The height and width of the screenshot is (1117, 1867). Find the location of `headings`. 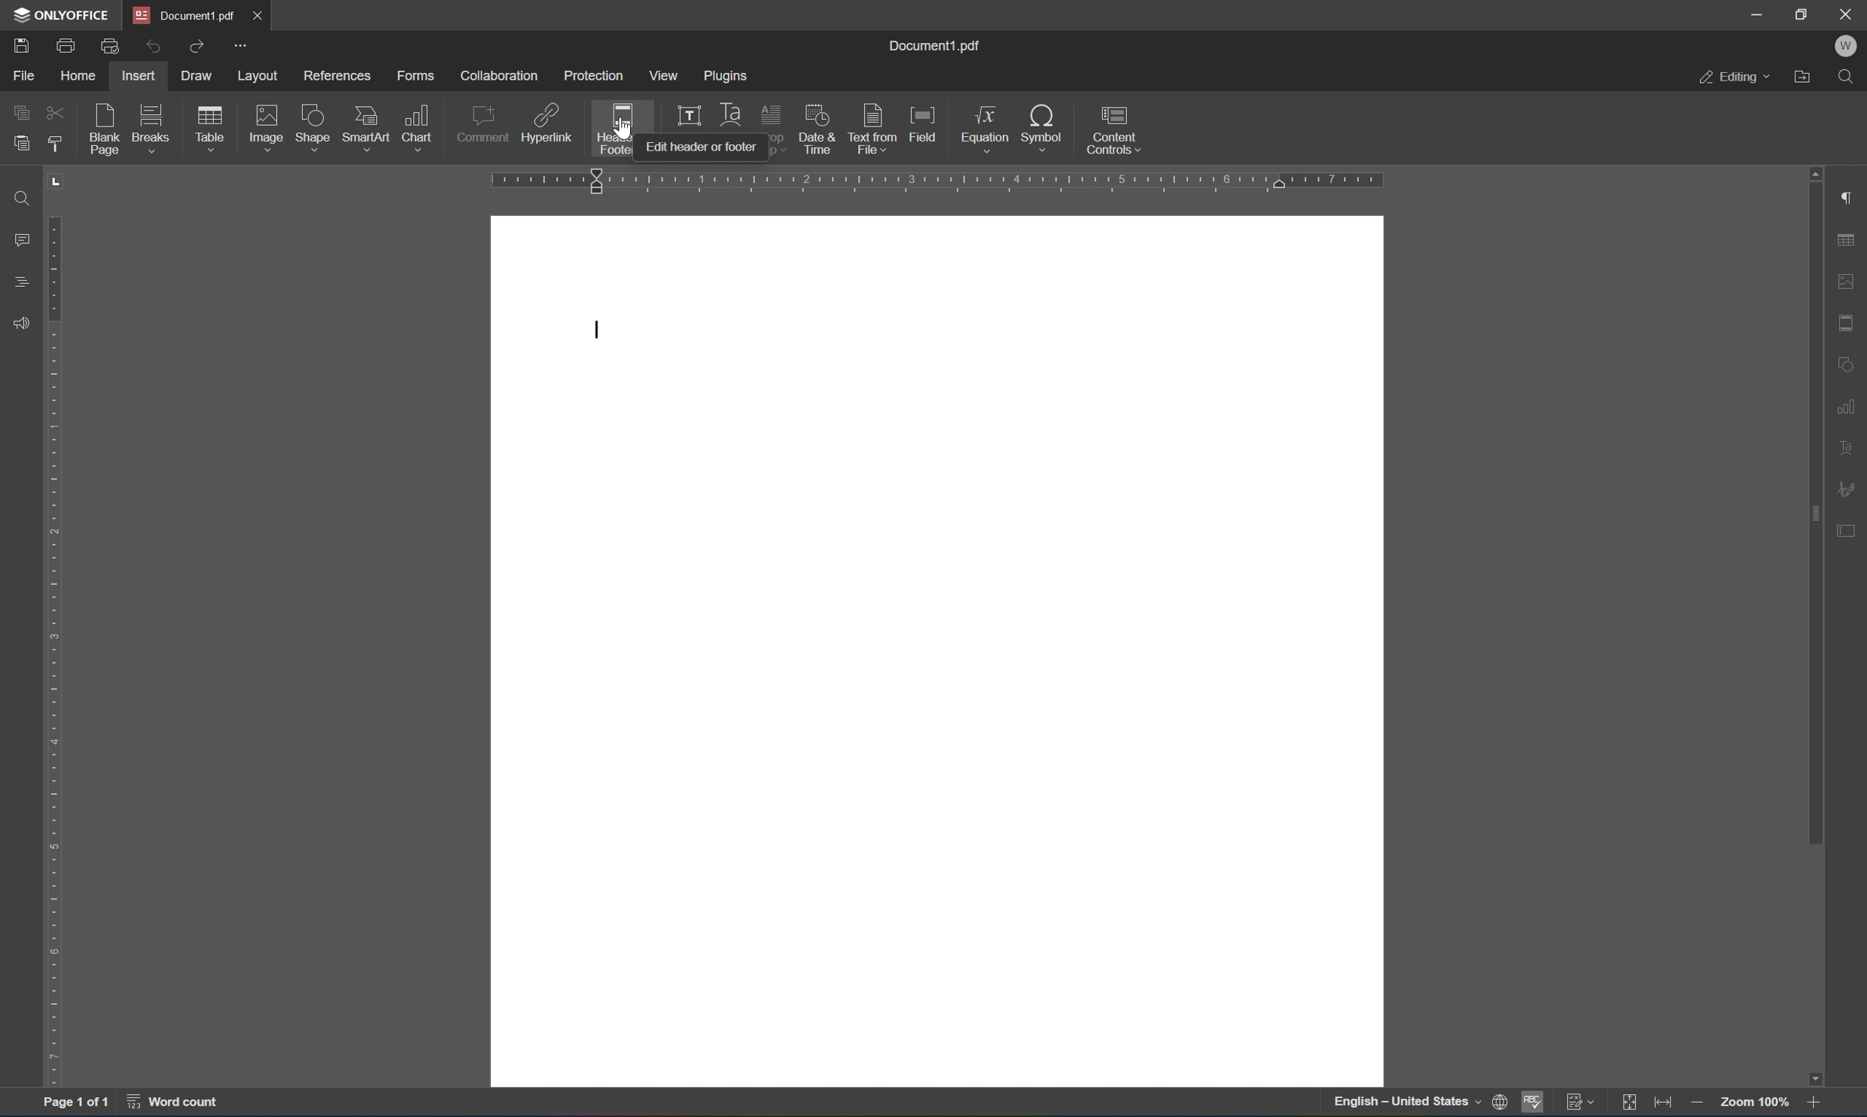

headings is located at coordinates (20, 282).